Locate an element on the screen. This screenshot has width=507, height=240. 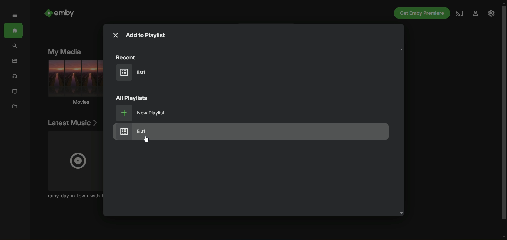
play on another device is located at coordinates (460, 13).